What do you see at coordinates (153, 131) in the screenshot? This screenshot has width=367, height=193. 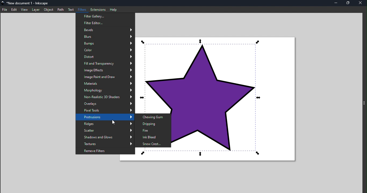 I see `Fire` at bounding box center [153, 131].